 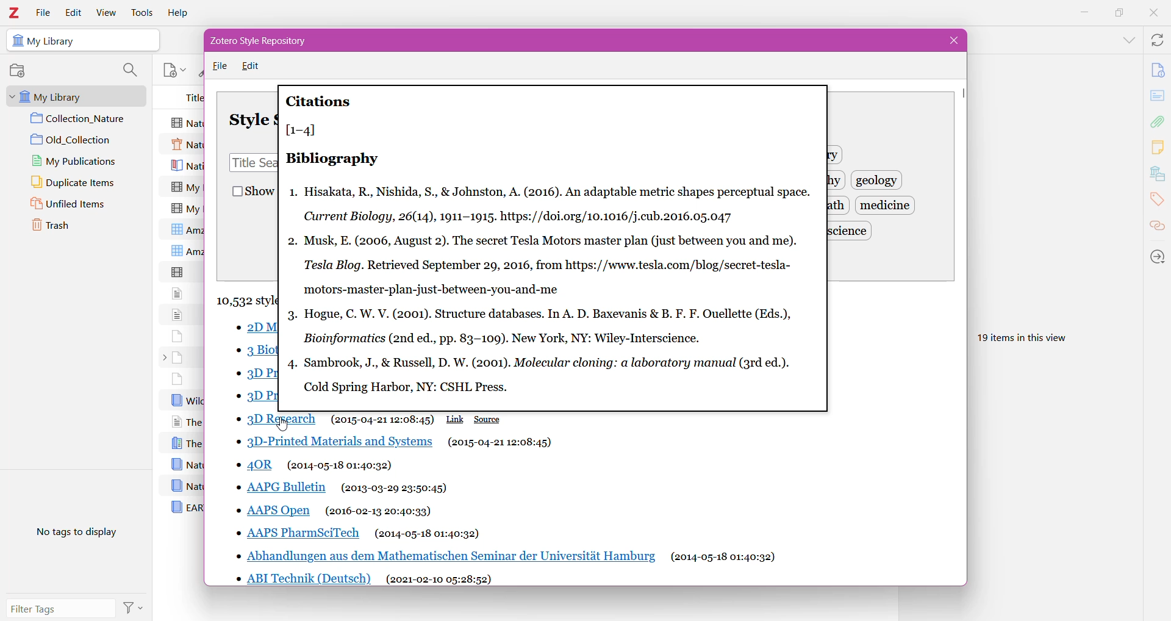 I want to click on Collection 2, so click(x=81, y=140).